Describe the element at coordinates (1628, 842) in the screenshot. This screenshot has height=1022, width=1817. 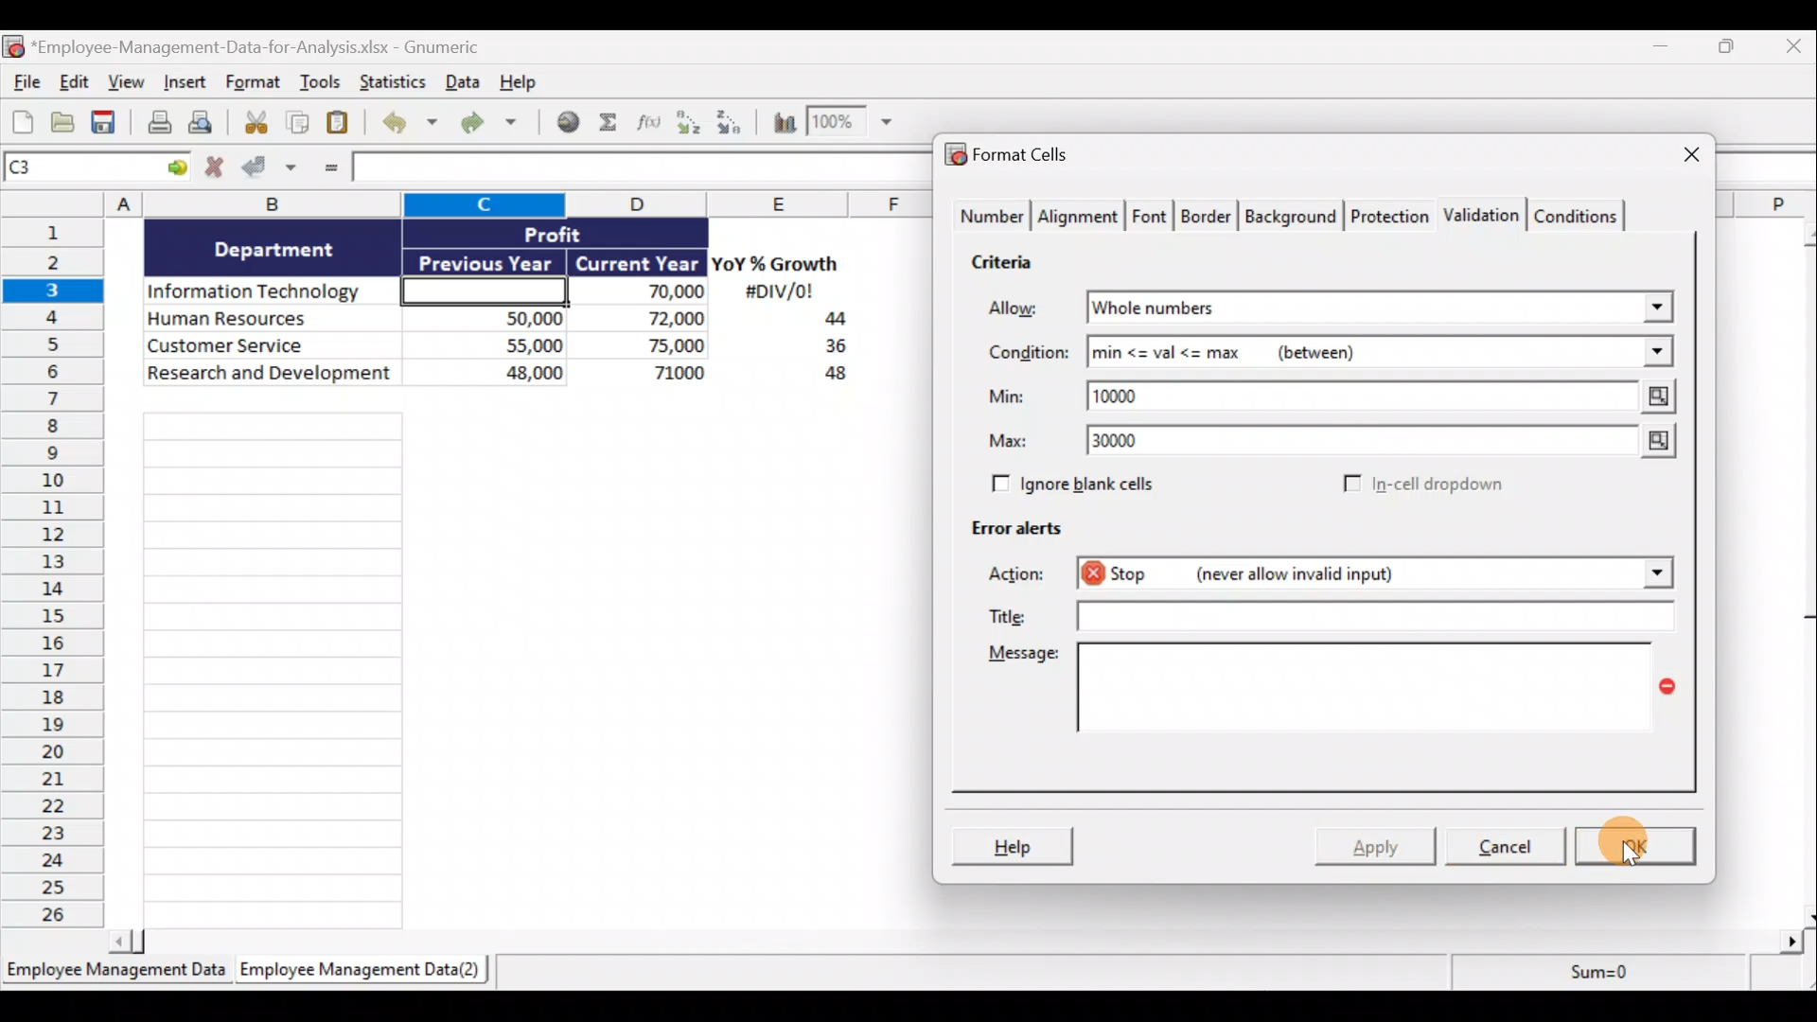
I see `Cursor` at that location.